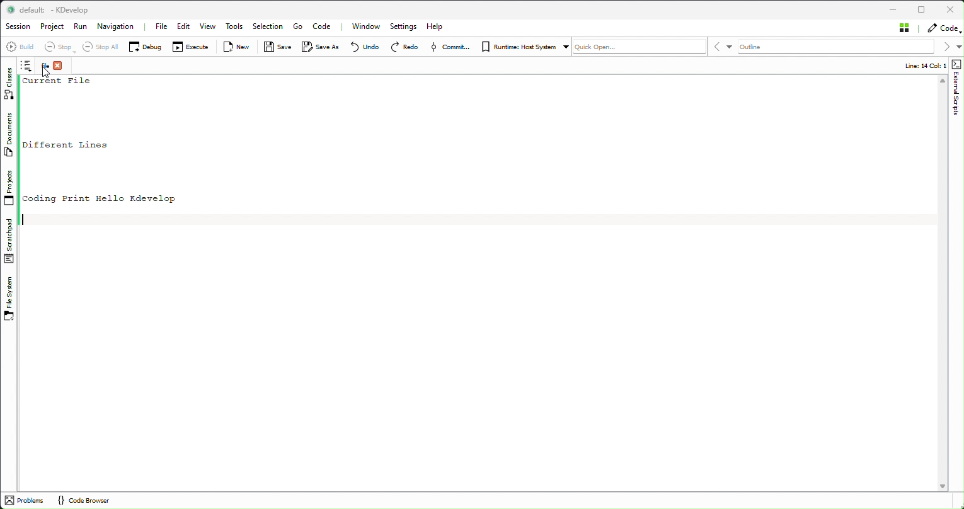  What do you see at coordinates (231, 28) in the screenshot?
I see `Tools` at bounding box center [231, 28].